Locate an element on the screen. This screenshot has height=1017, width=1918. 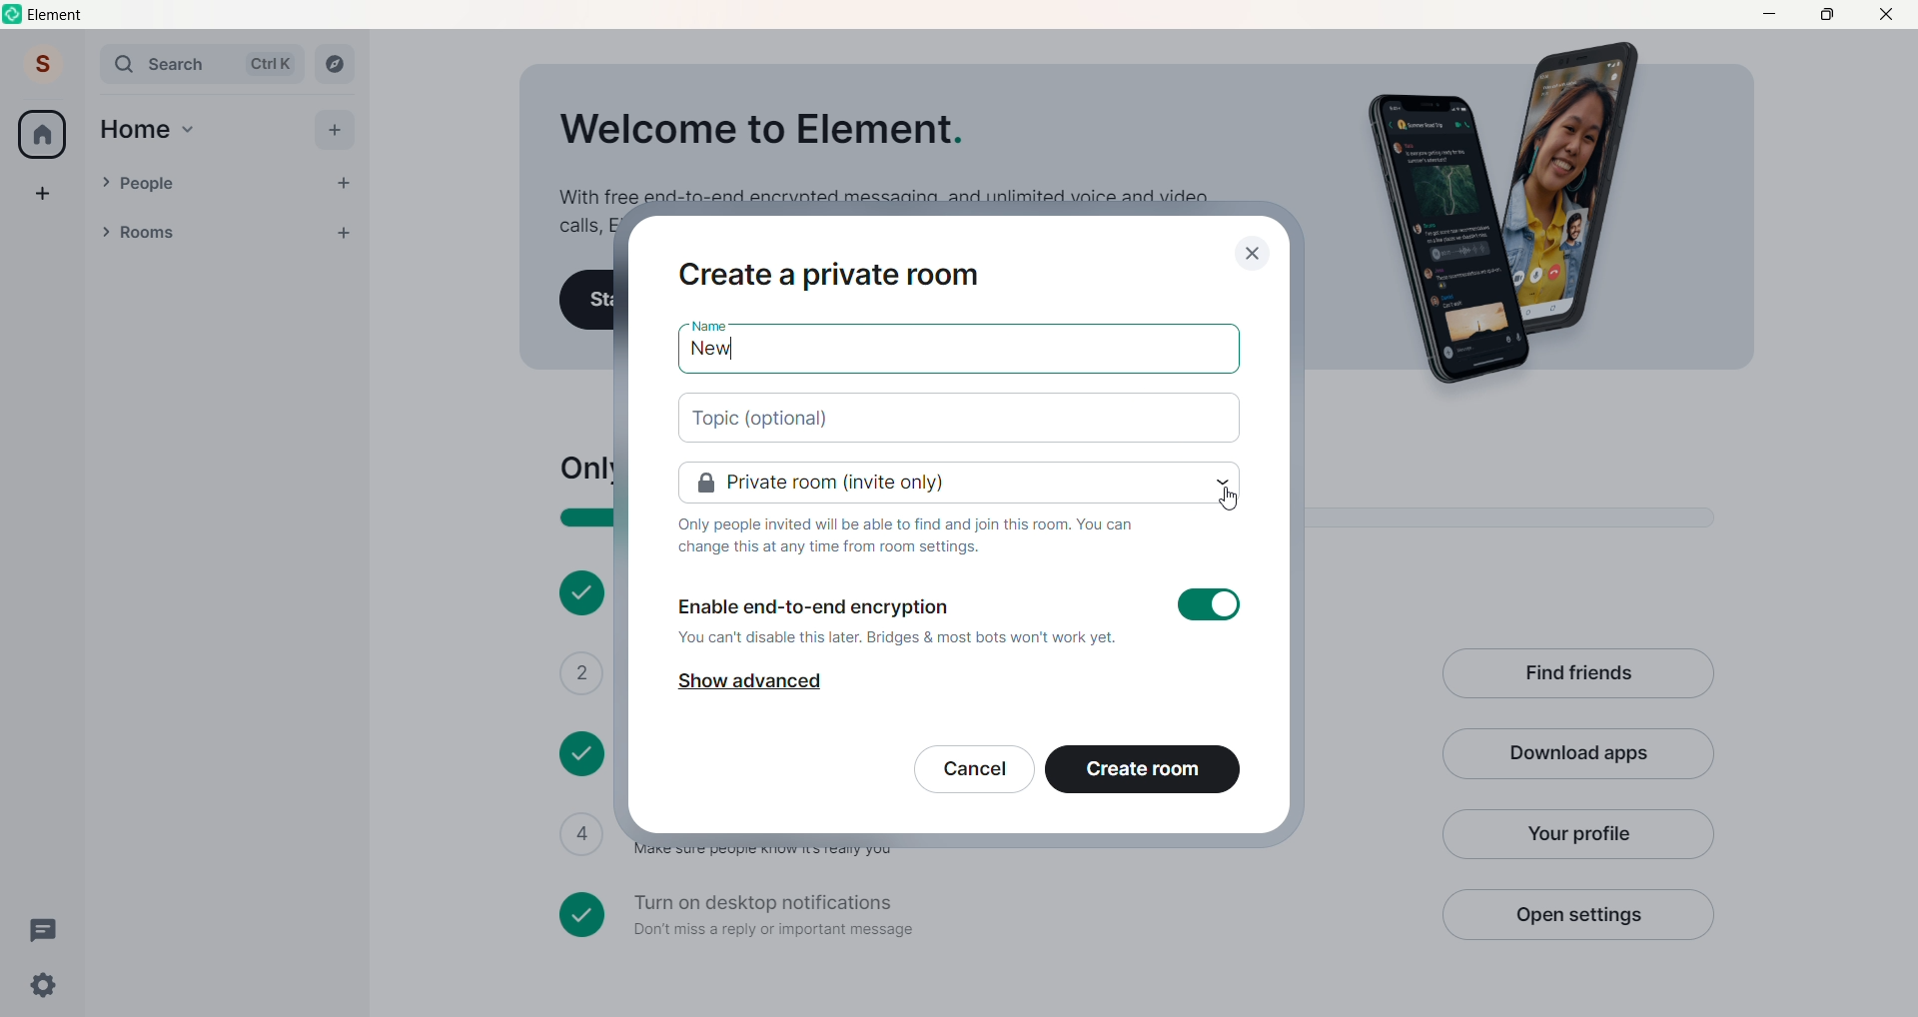
Create room is located at coordinates (1143, 769).